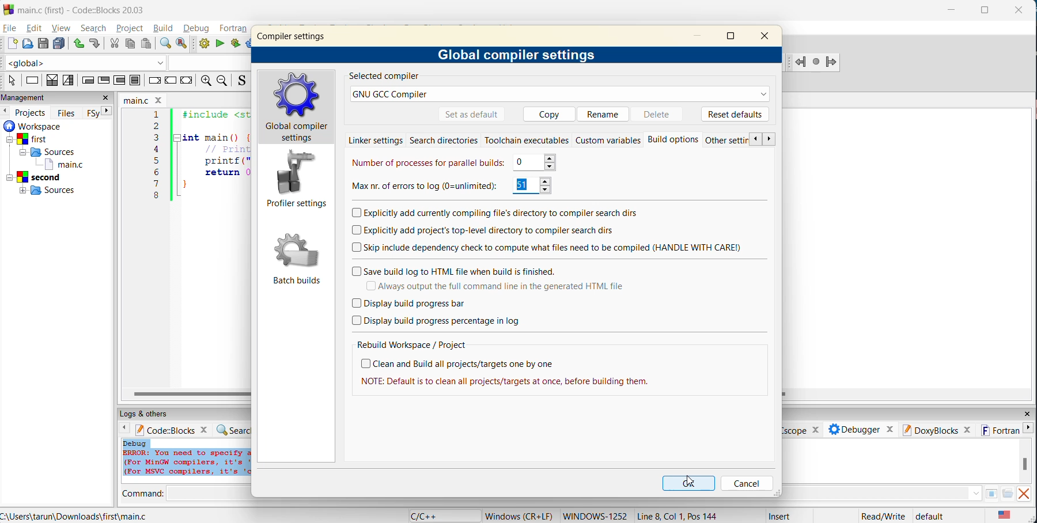 The height and width of the screenshot is (523, 1037). Describe the element at coordinates (604, 115) in the screenshot. I see `rename` at that location.